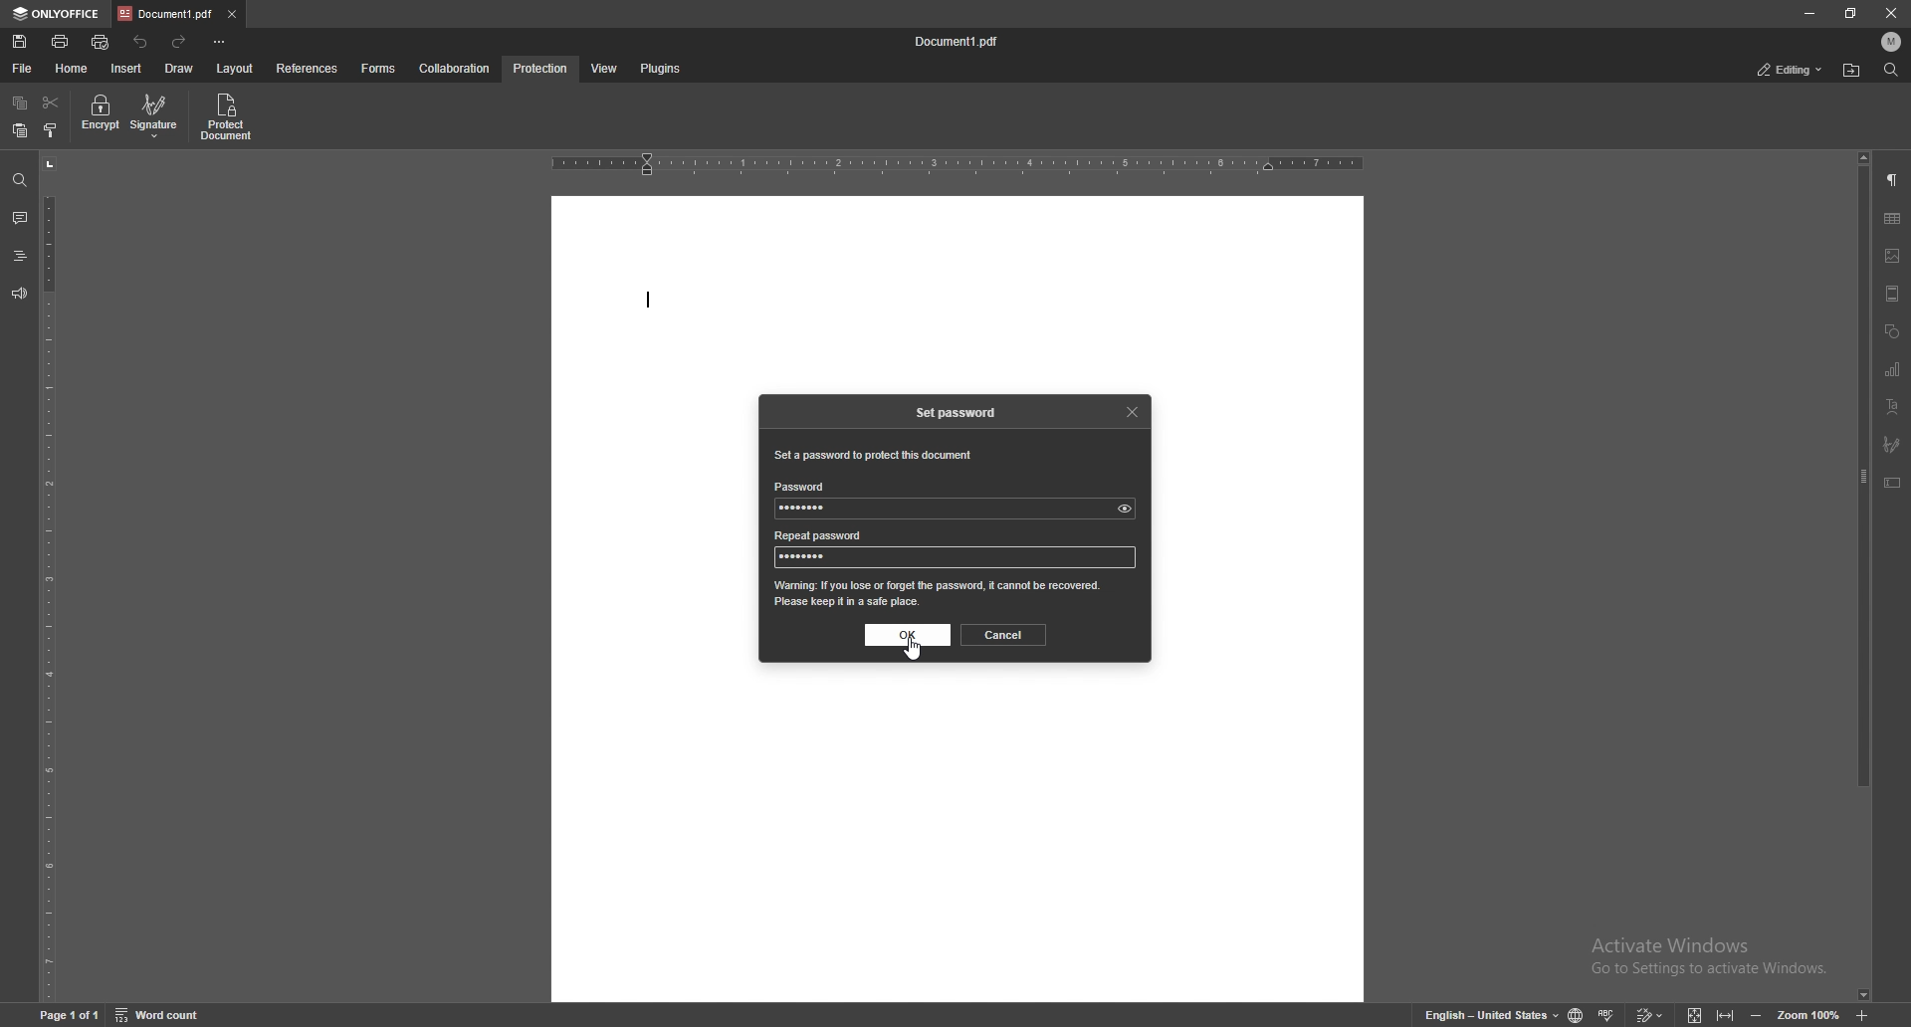  Describe the element at coordinates (1893, 443) in the screenshot. I see `signature field` at that location.